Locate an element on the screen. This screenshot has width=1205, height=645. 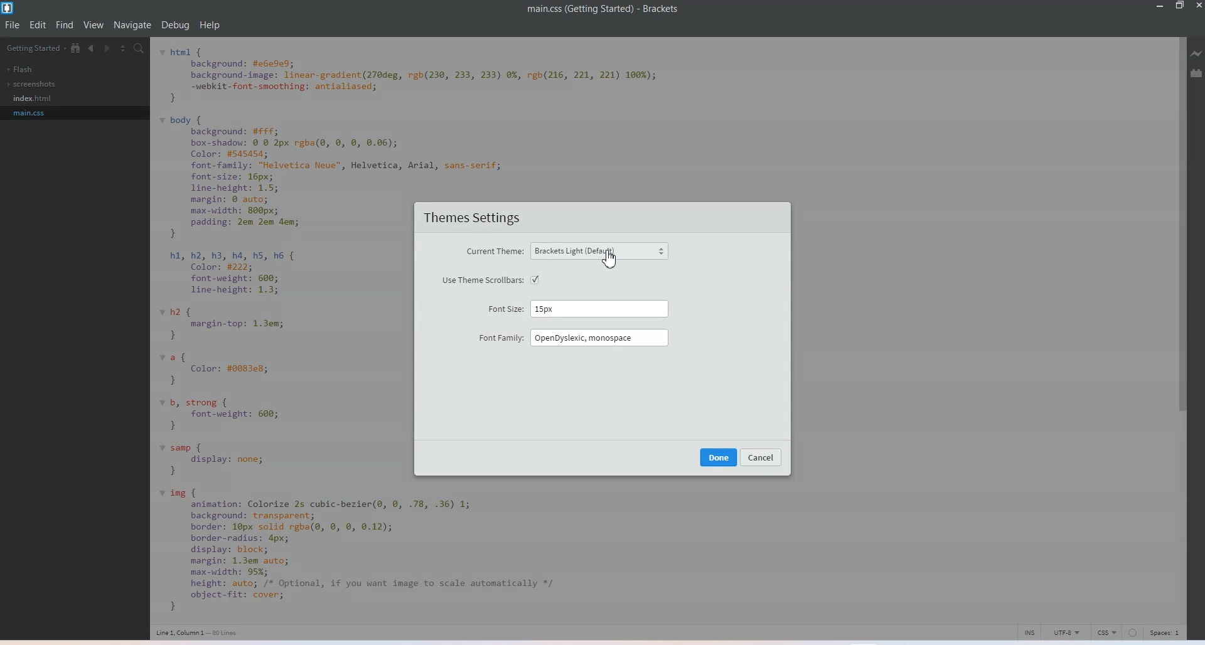
Split editor vertically and Horizontally is located at coordinates (122, 48).